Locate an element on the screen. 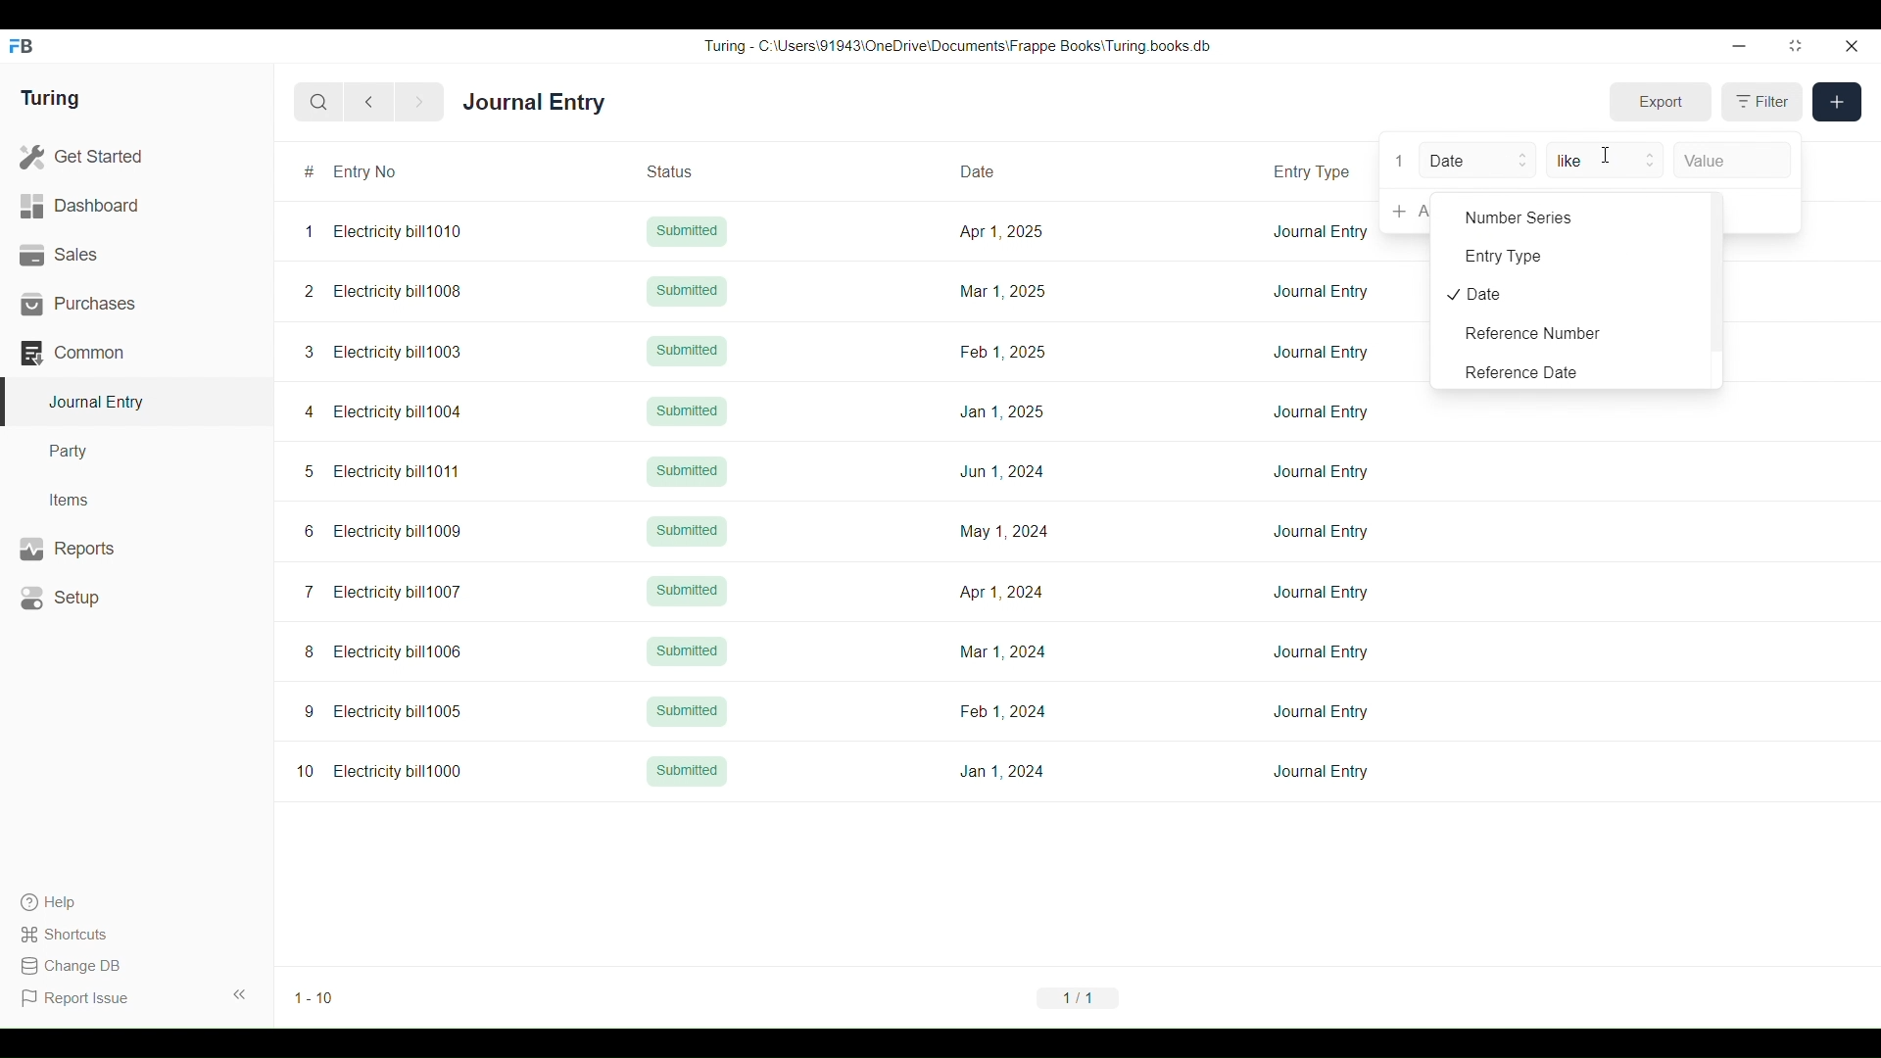  Add a filter is located at coordinates (1761, 212).